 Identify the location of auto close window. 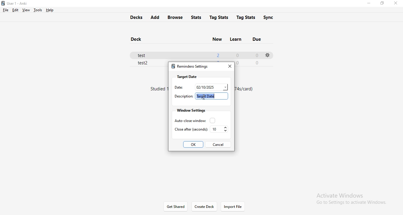
(193, 120).